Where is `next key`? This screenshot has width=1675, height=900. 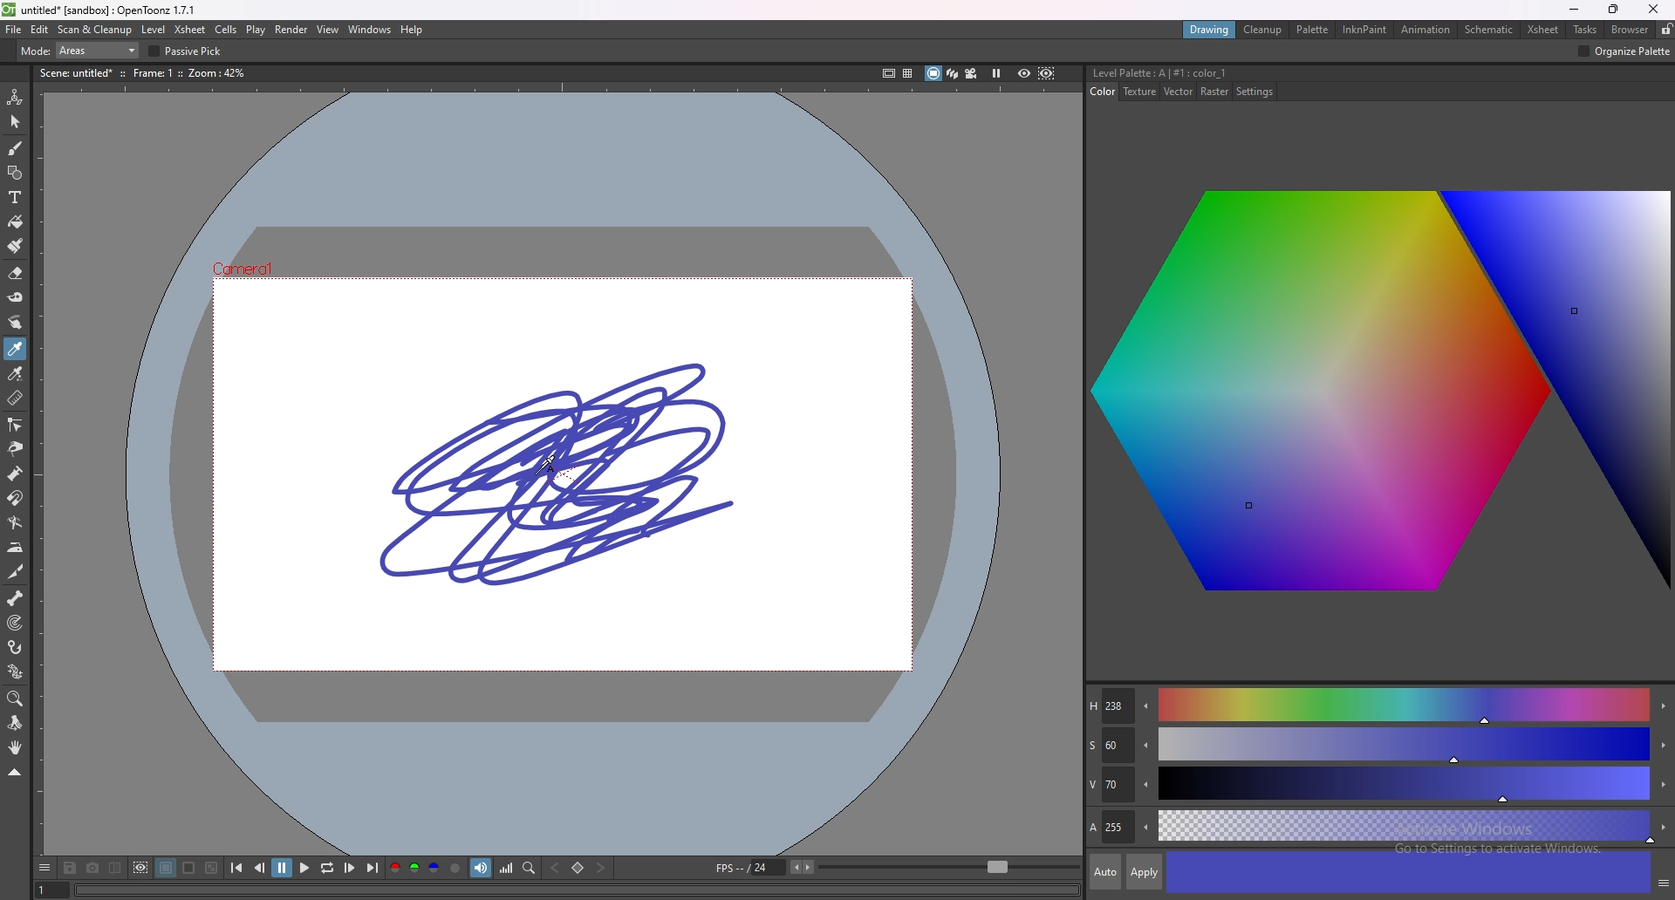 next key is located at coordinates (601, 868).